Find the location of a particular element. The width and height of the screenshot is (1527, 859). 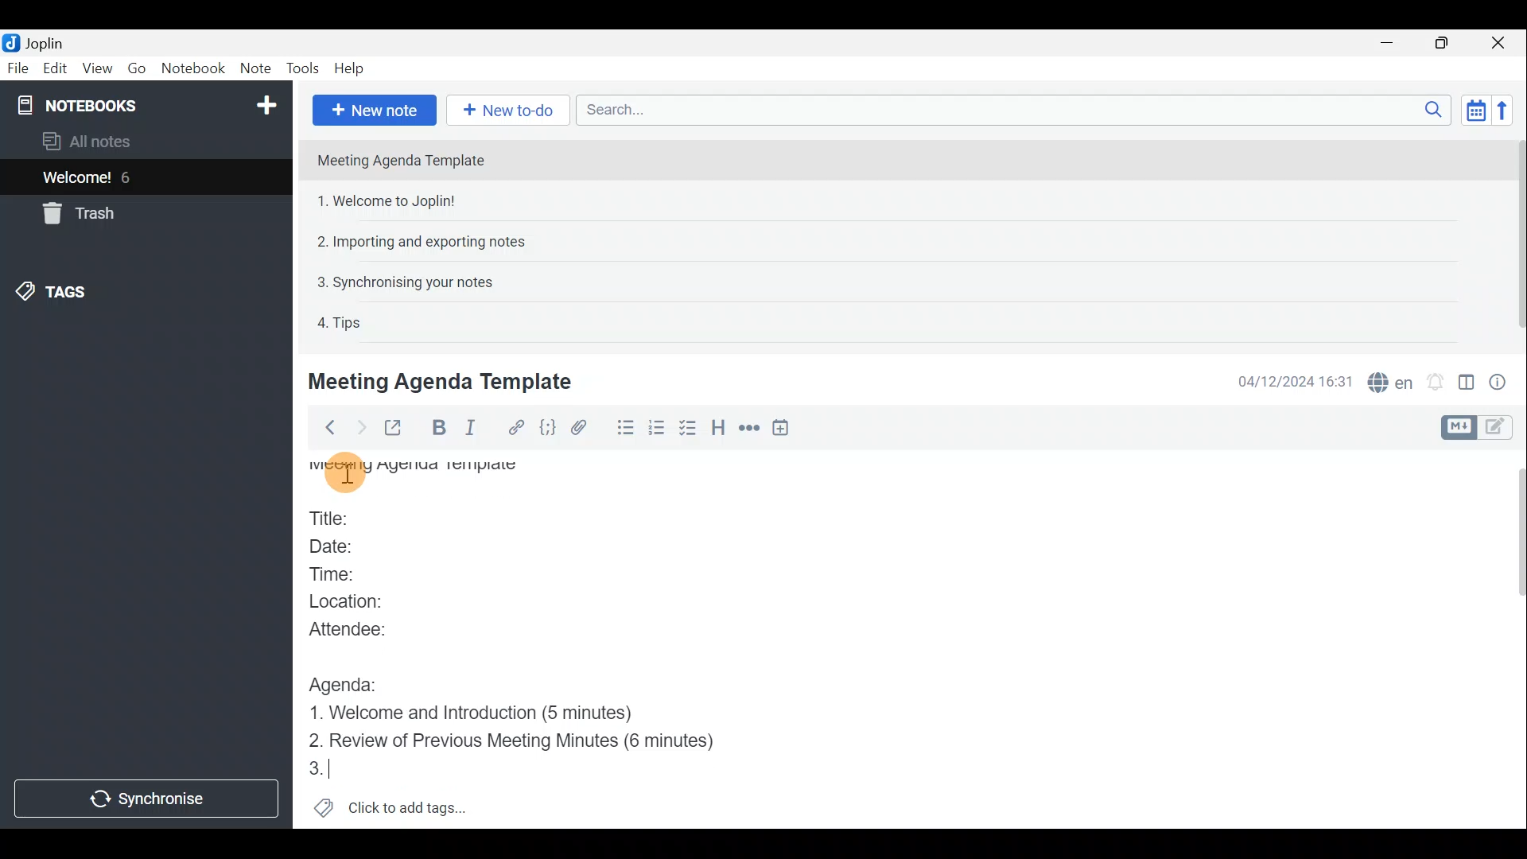

View is located at coordinates (95, 70).